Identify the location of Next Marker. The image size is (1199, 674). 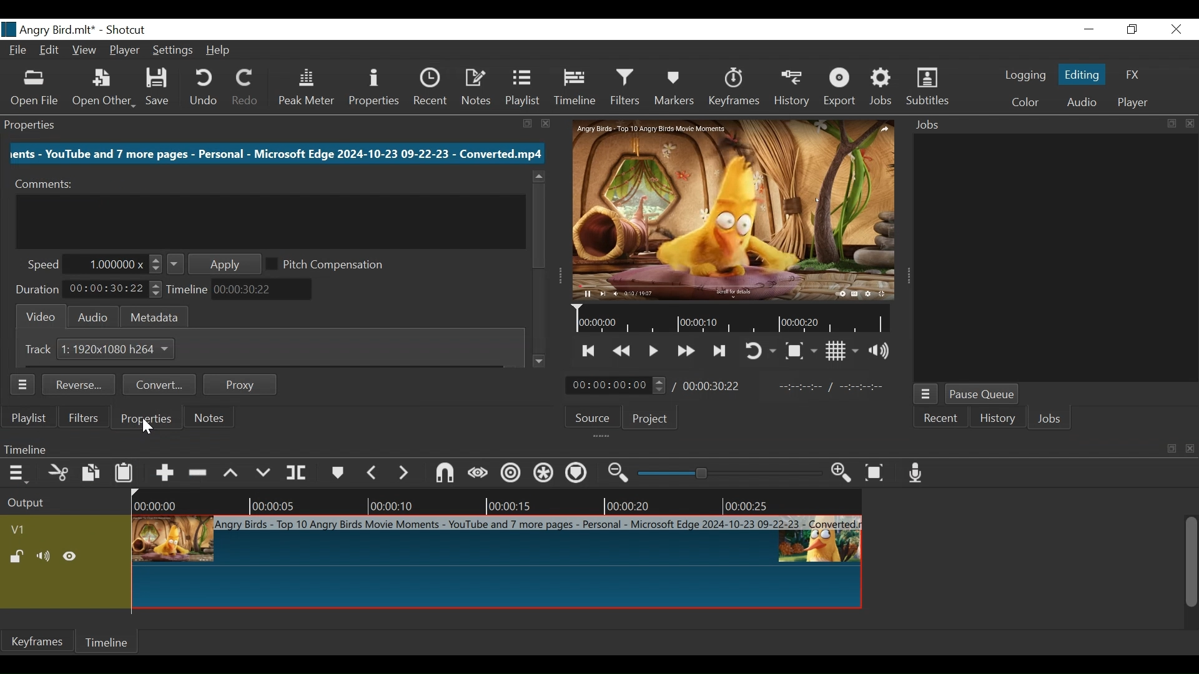
(404, 473).